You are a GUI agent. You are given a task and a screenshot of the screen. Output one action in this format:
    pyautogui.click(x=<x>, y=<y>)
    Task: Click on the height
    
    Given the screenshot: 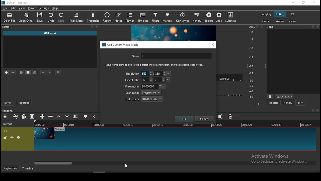 What is the action you would take?
    pyautogui.click(x=160, y=73)
    